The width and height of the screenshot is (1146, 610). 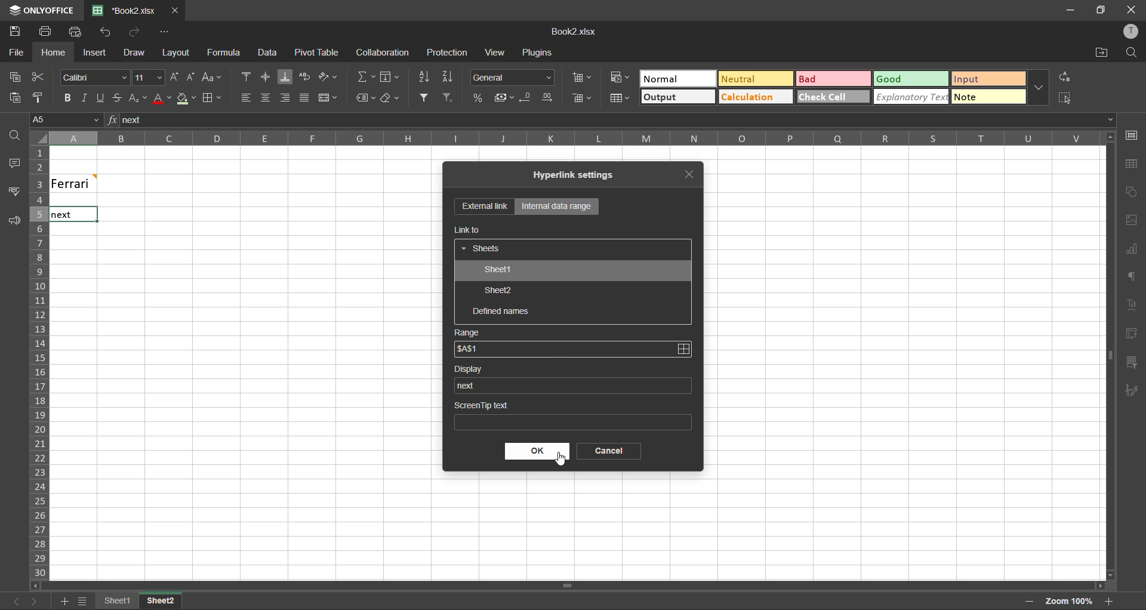 What do you see at coordinates (1131, 249) in the screenshot?
I see `charts` at bounding box center [1131, 249].